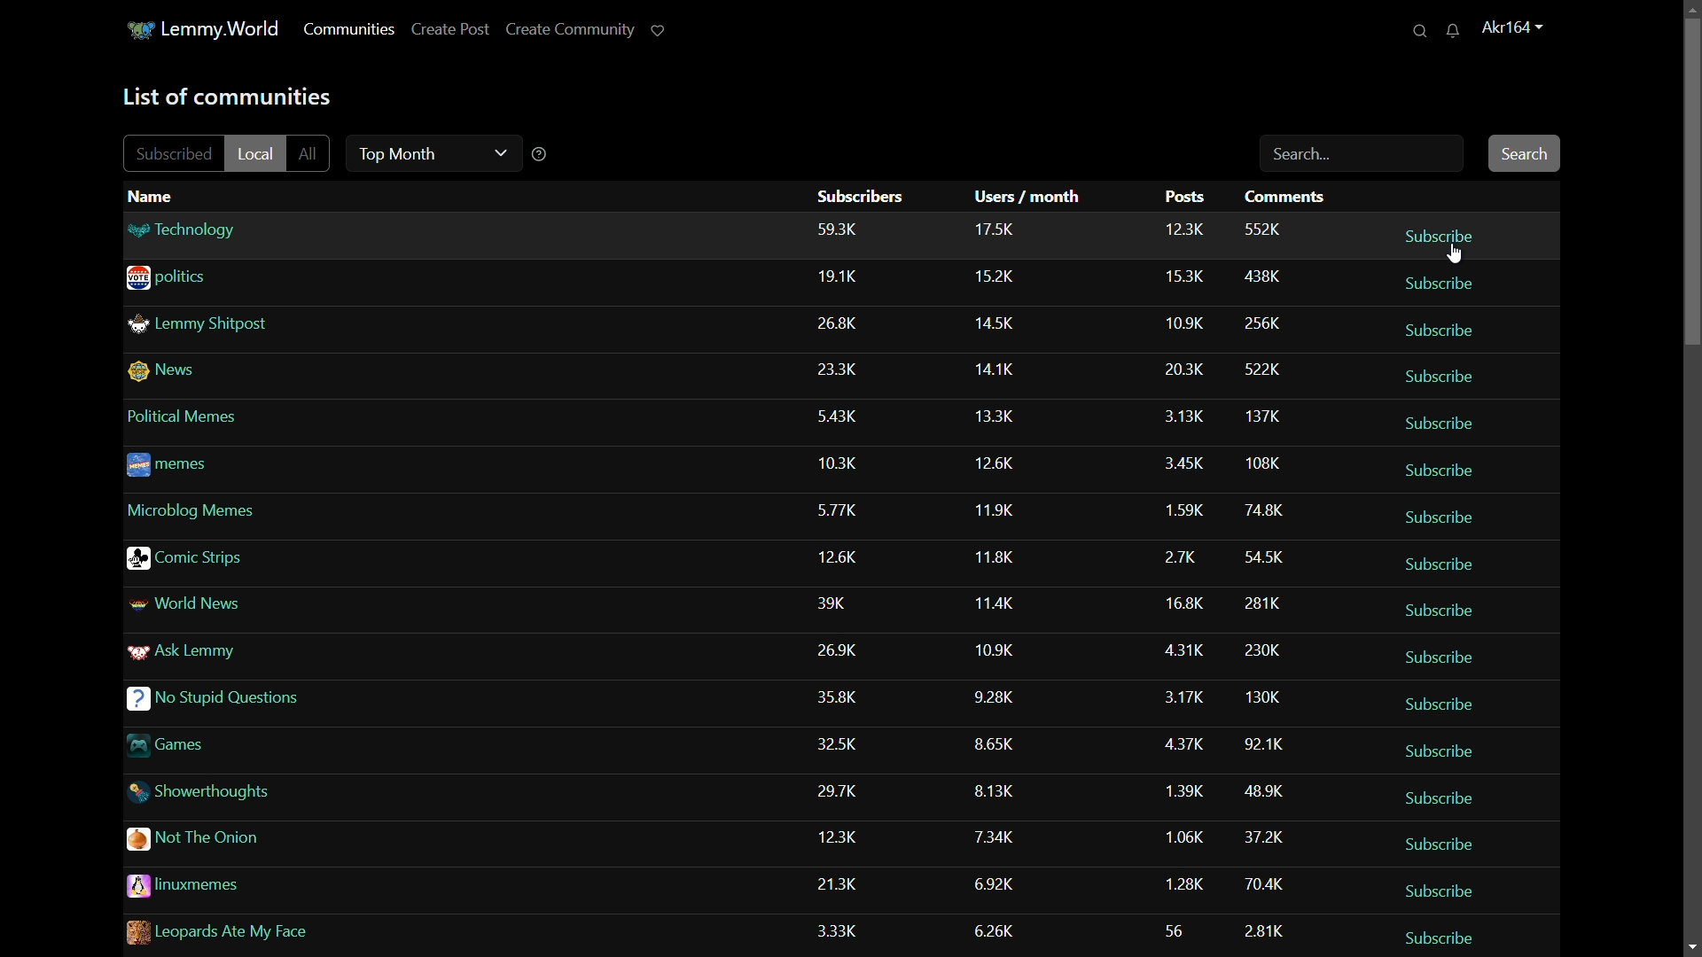  Describe the element at coordinates (1183, 695) in the screenshot. I see `posts` at that location.